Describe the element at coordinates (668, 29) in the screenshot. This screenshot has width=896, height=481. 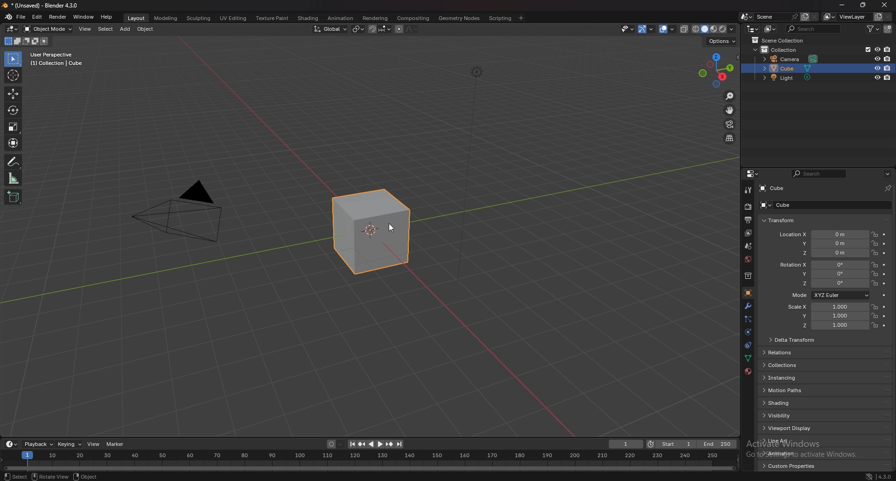
I see `show overlay` at that location.